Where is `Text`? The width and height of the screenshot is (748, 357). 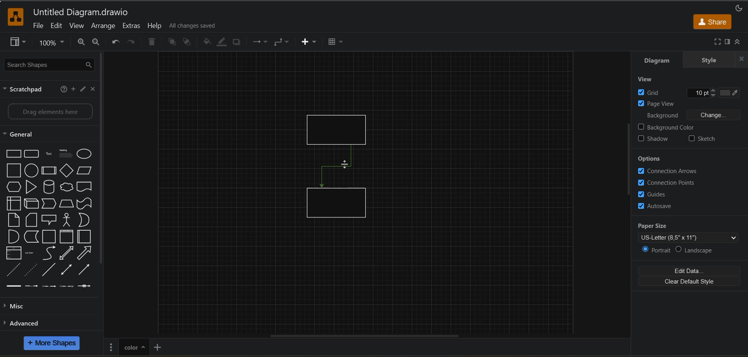 Text is located at coordinates (50, 154).